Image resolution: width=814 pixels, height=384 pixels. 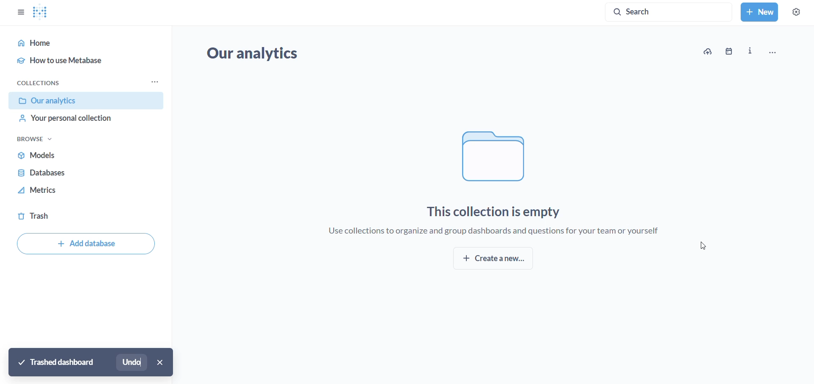 I want to click on This collection is empty
Use collections to organize and group dashboards and questions for your team or yourself, so click(x=482, y=225).